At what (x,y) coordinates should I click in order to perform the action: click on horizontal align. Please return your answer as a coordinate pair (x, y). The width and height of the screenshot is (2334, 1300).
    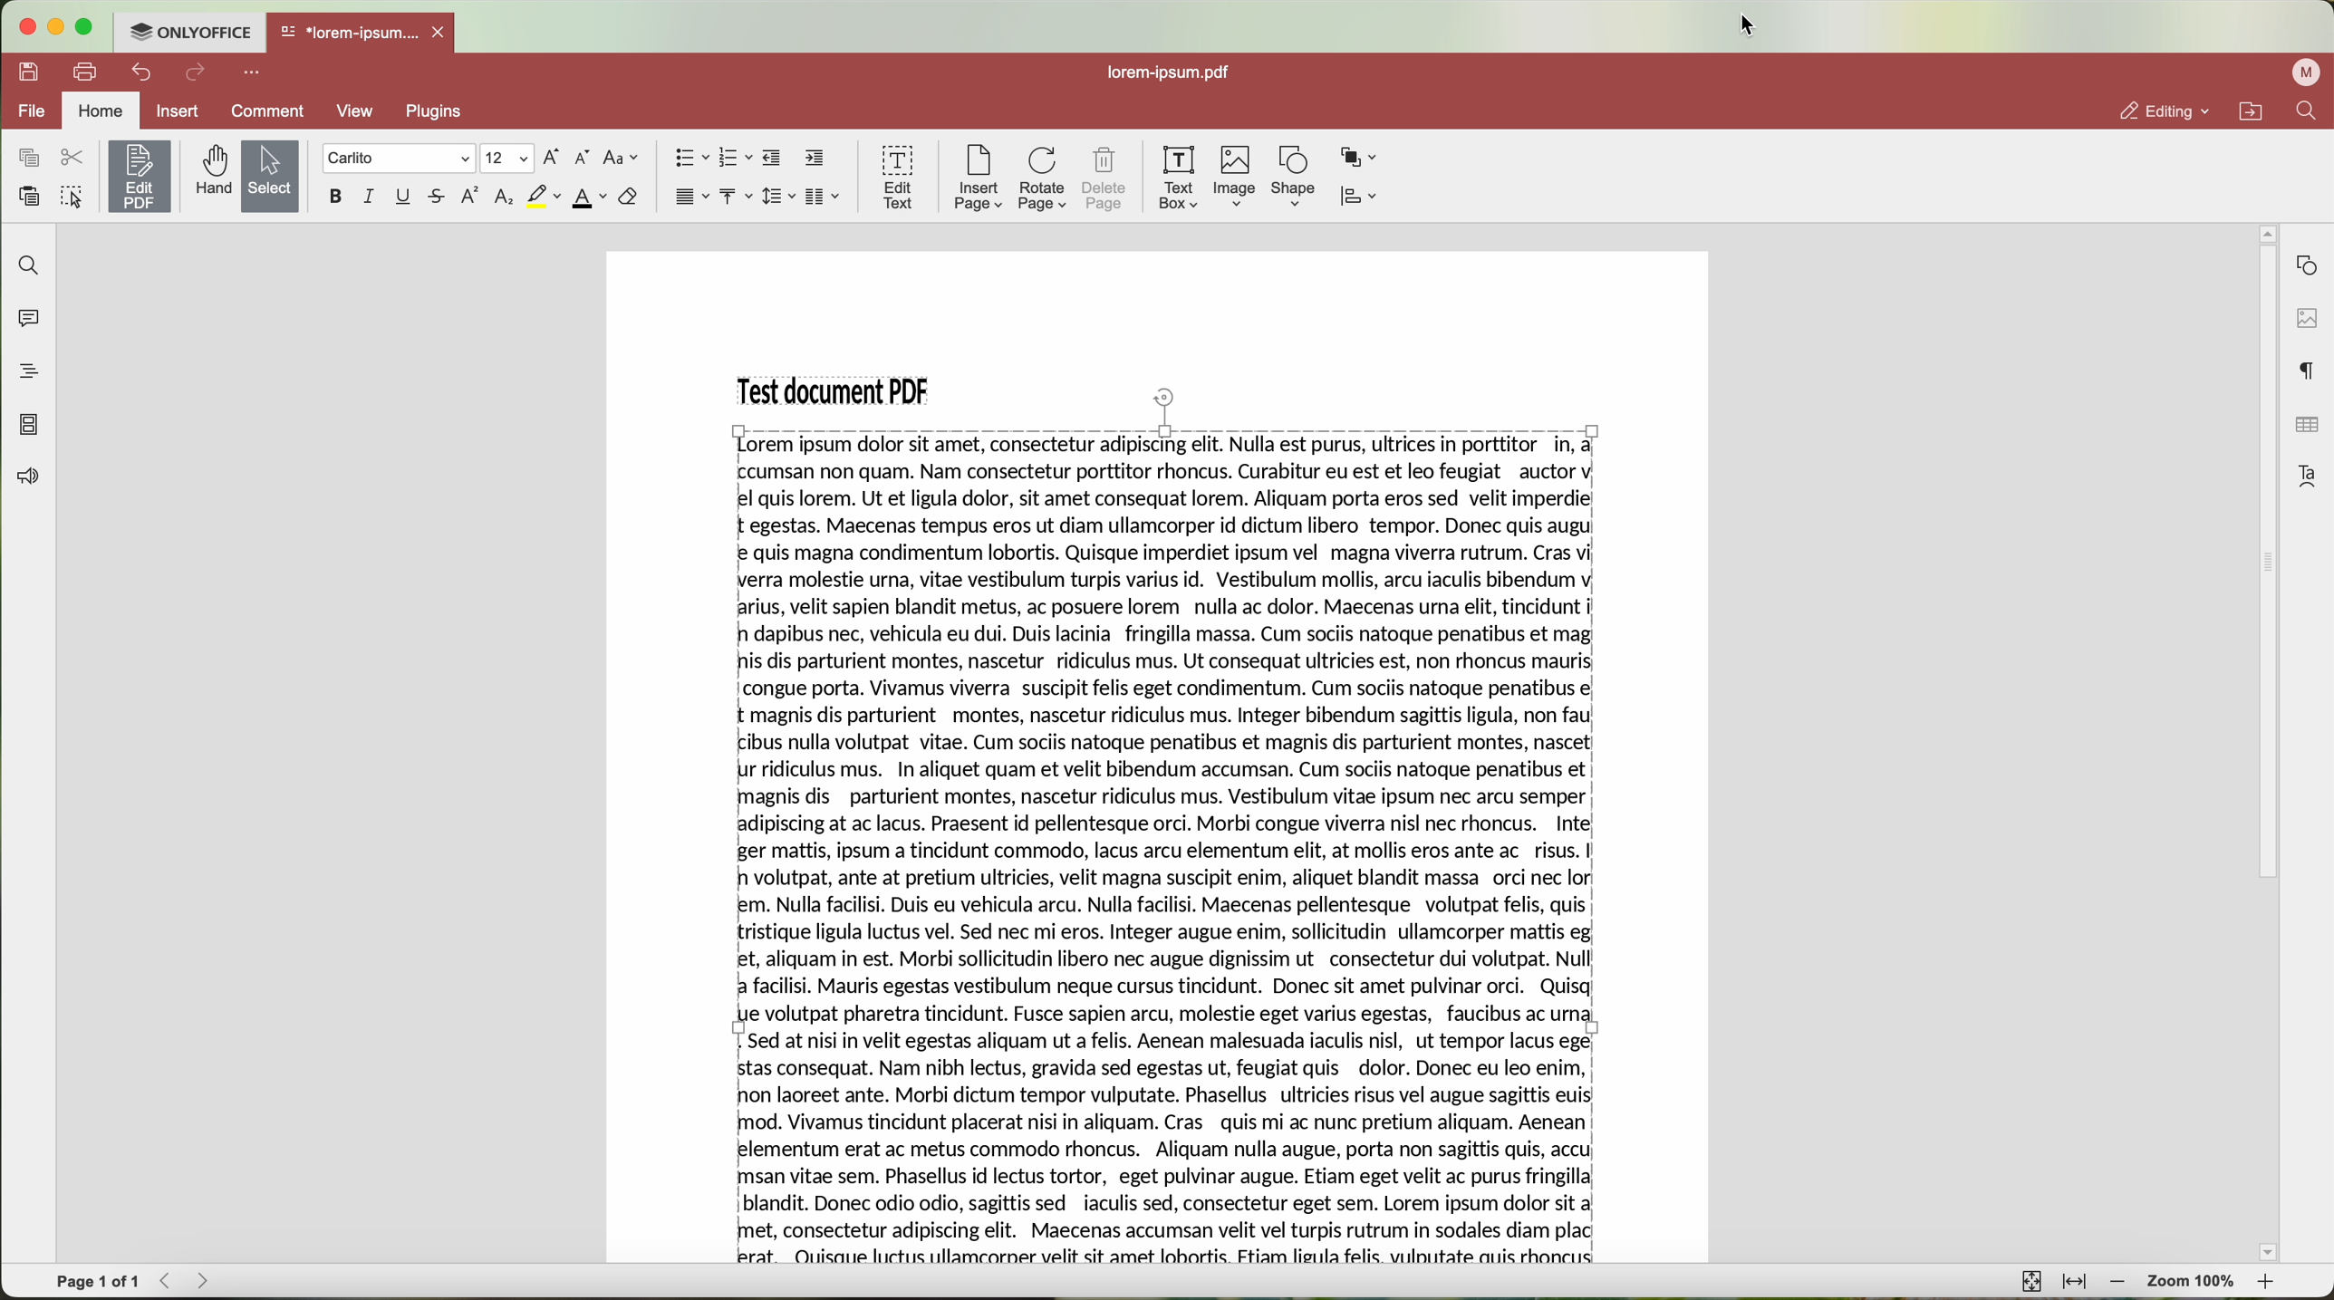
    Looking at the image, I should click on (694, 196).